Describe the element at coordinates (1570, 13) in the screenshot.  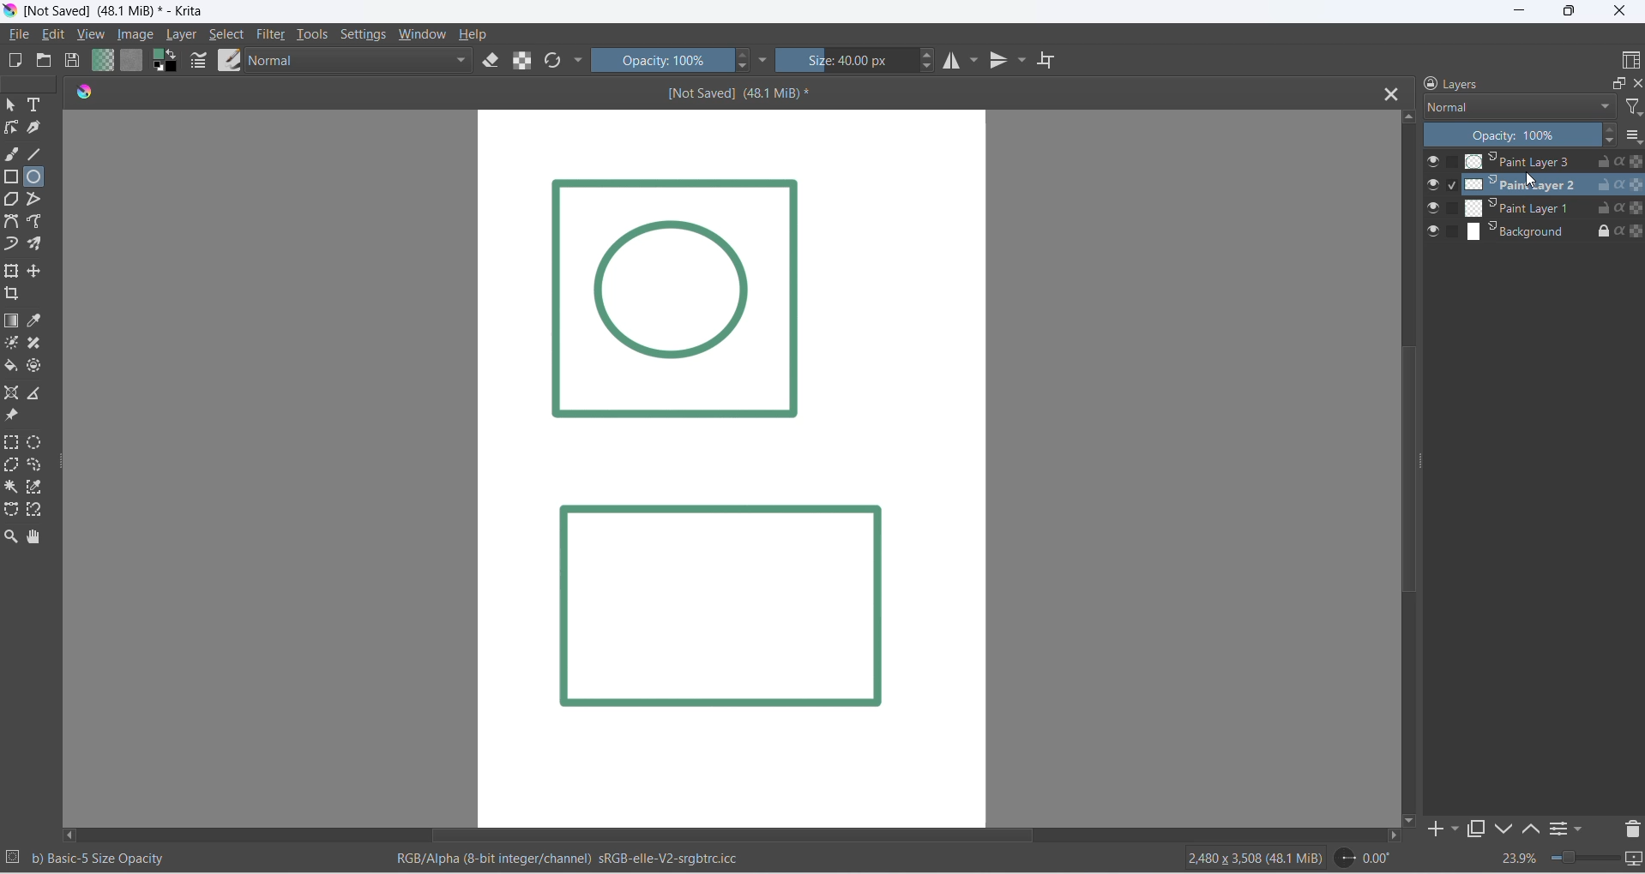
I see `maximize` at that location.